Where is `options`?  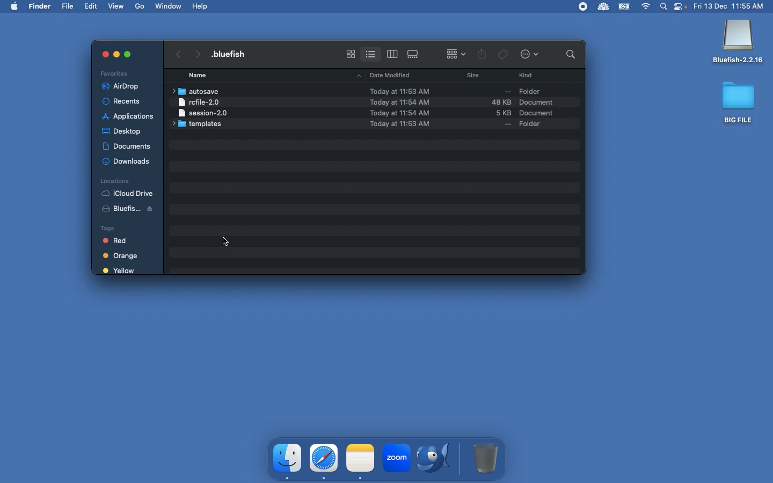 options is located at coordinates (531, 55).